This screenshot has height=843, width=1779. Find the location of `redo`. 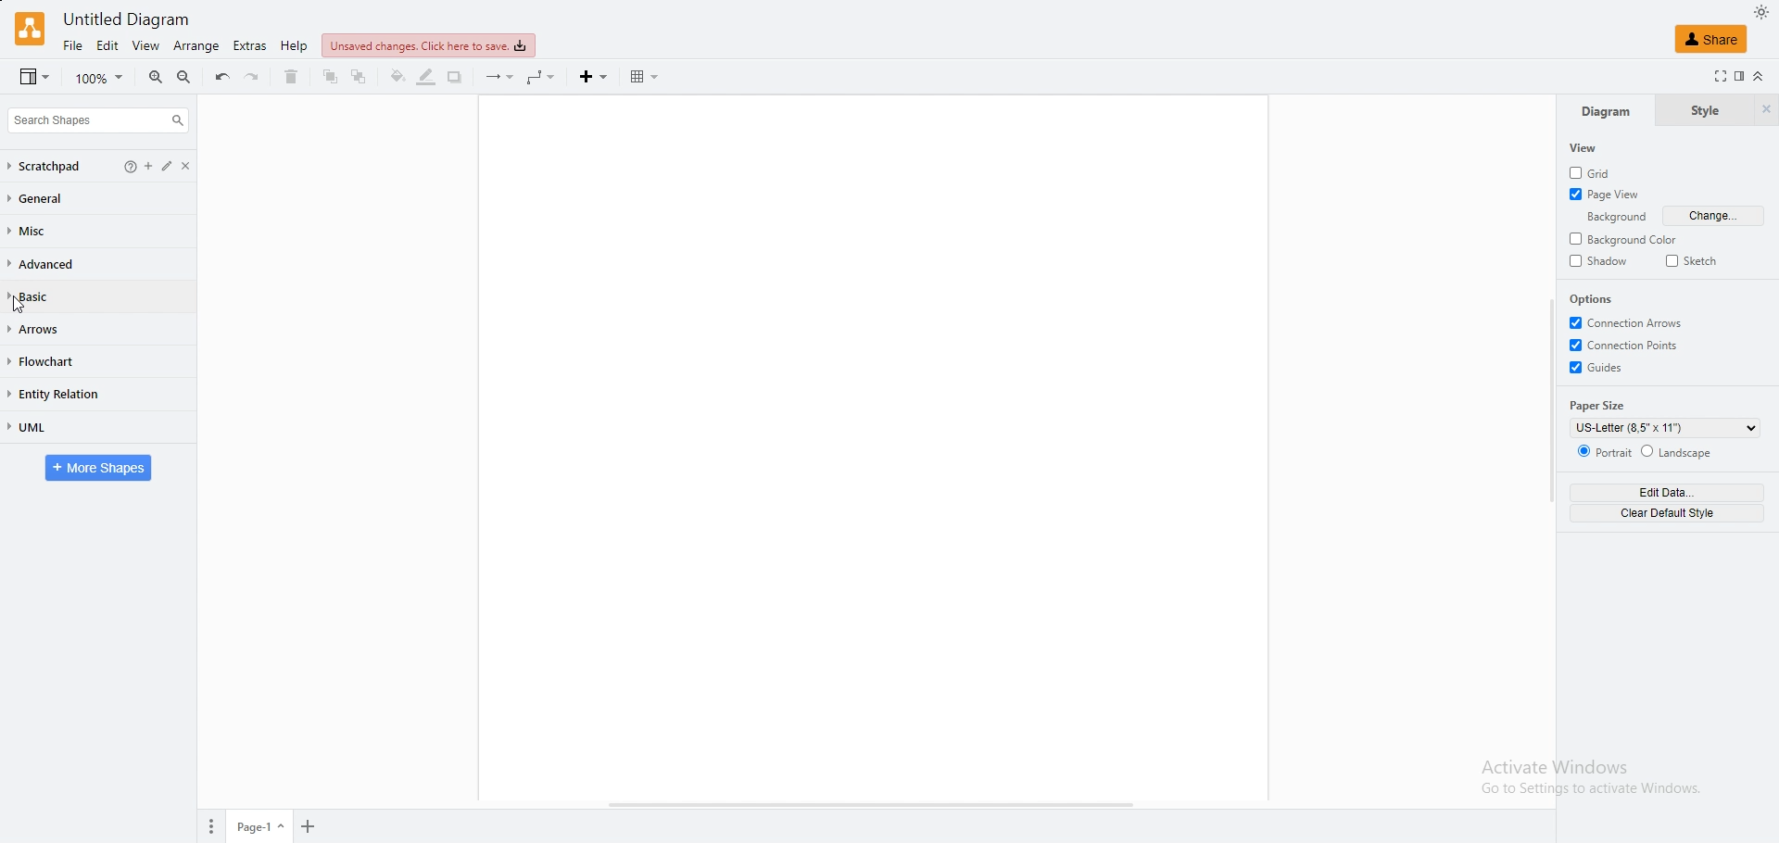

redo is located at coordinates (253, 77).